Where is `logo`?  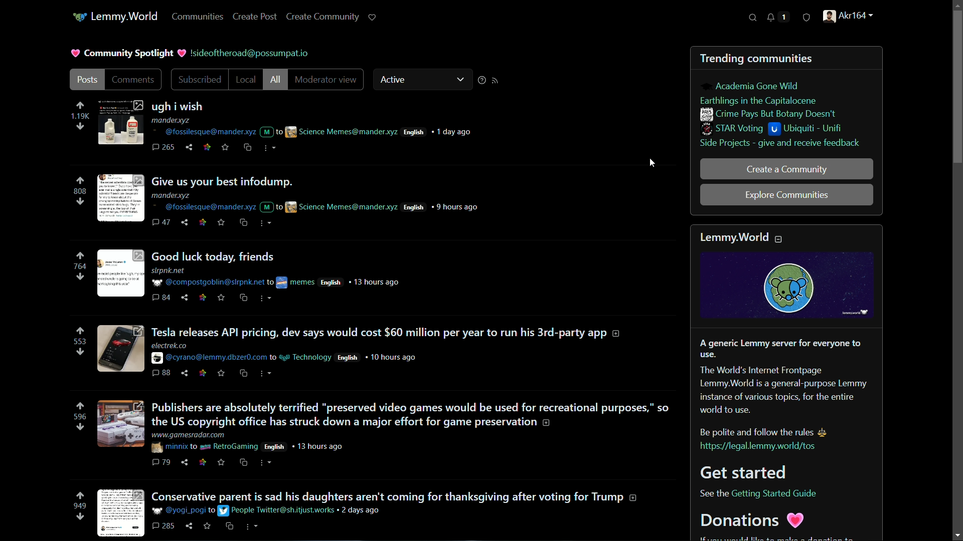 logo is located at coordinates (788, 286).